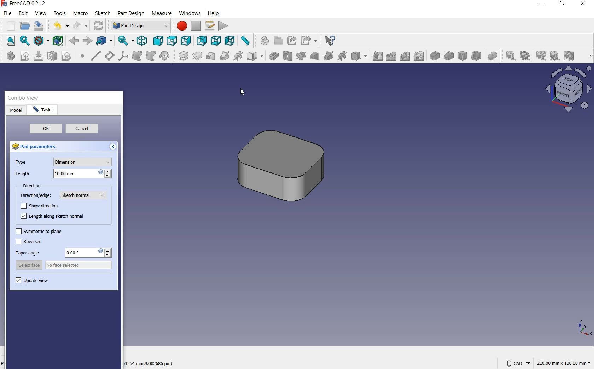 Image resolution: width=594 pixels, height=369 pixels. What do you see at coordinates (161, 12) in the screenshot?
I see `Measure` at bounding box center [161, 12].